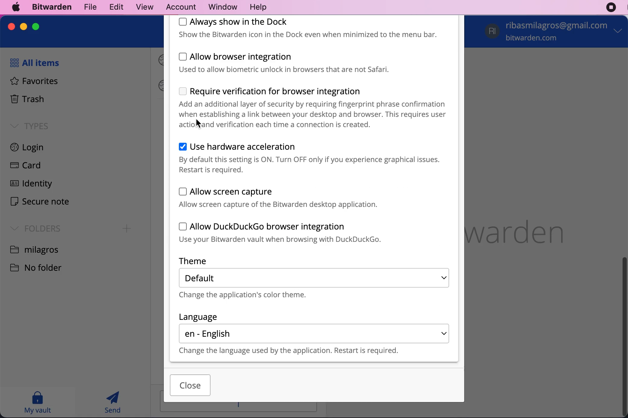 This screenshot has width=628, height=418. What do you see at coordinates (611, 8) in the screenshot?
I see `recording stopped` at bounding box center [611, 8].